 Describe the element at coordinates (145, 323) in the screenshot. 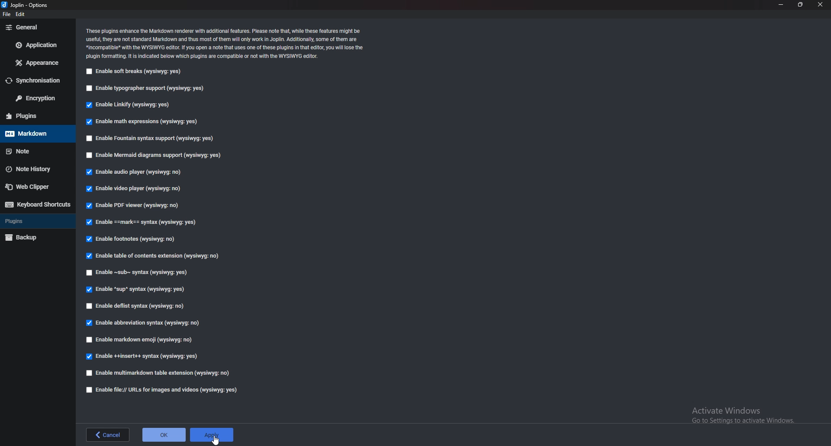

I see `enable Abbreviation Syntax` at that location.